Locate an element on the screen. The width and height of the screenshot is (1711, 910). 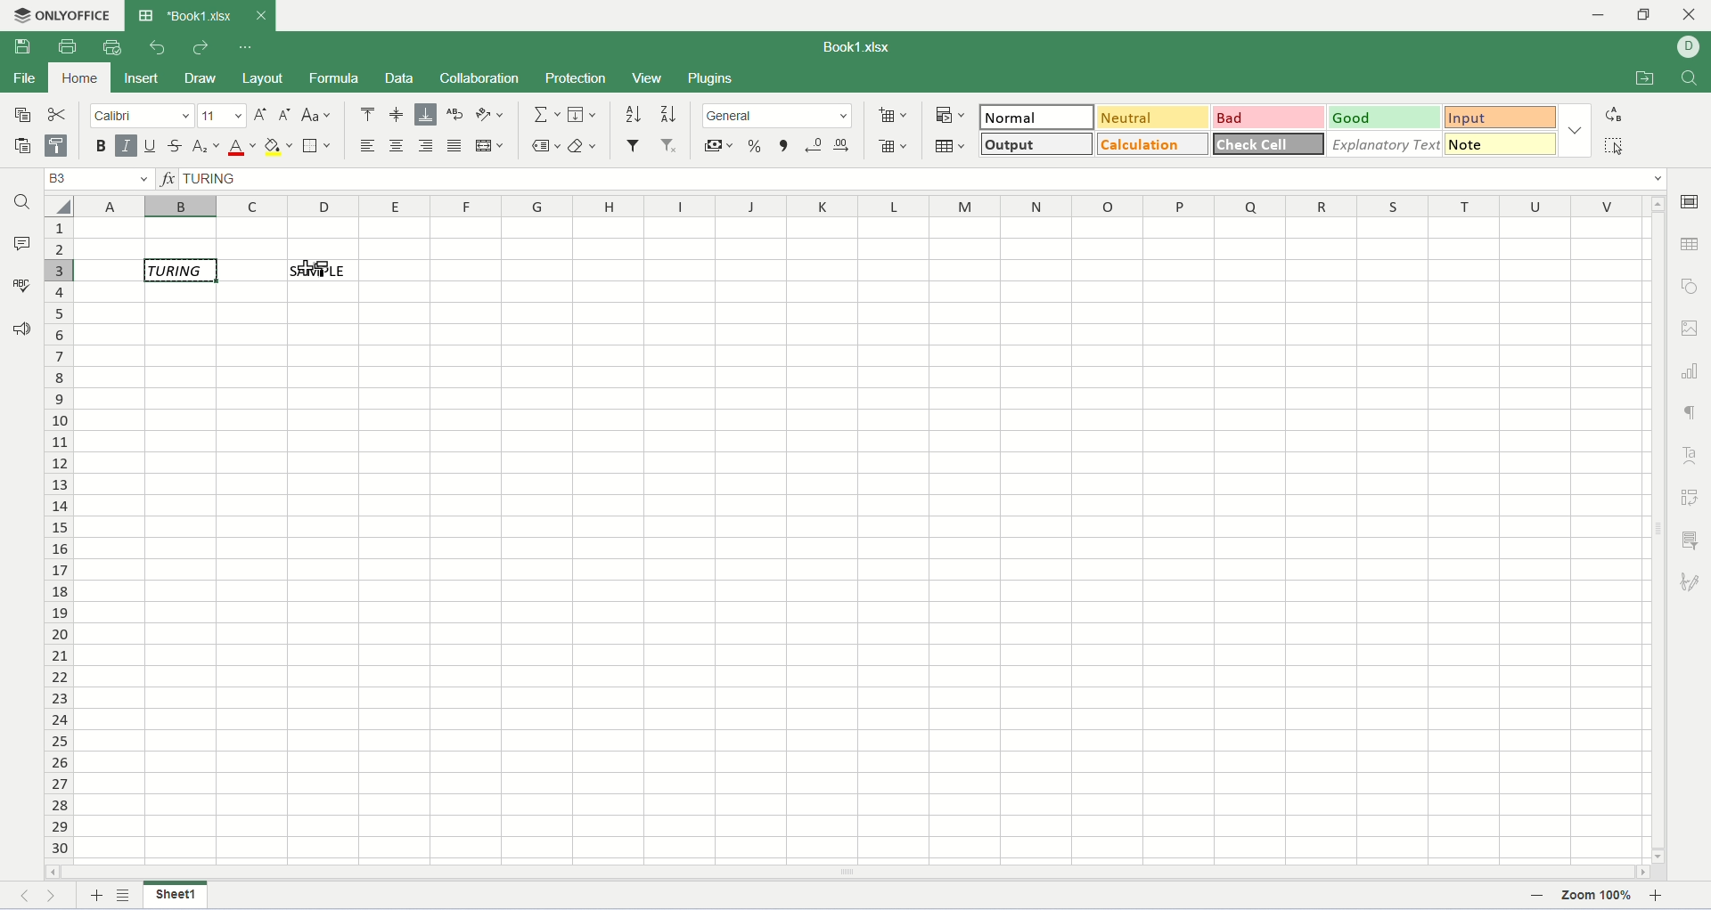
fill is located at coordinates (583, 114).